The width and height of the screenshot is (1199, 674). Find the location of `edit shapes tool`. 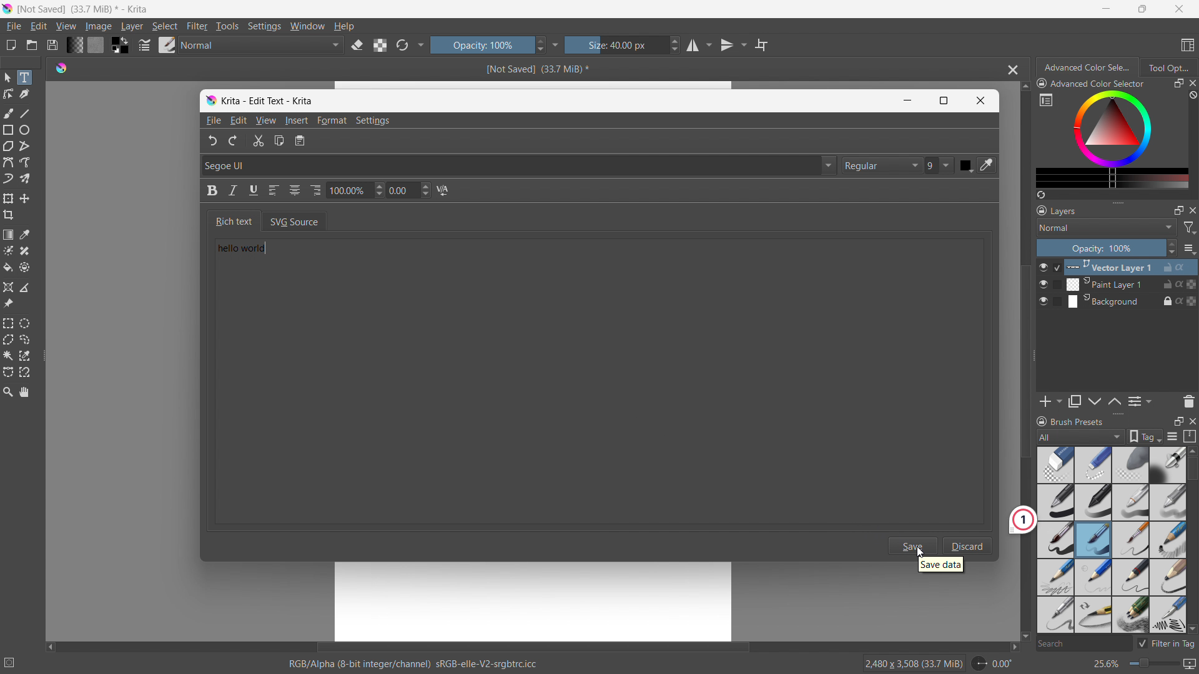

edit shapes tool is located at coordinates (9, 94).